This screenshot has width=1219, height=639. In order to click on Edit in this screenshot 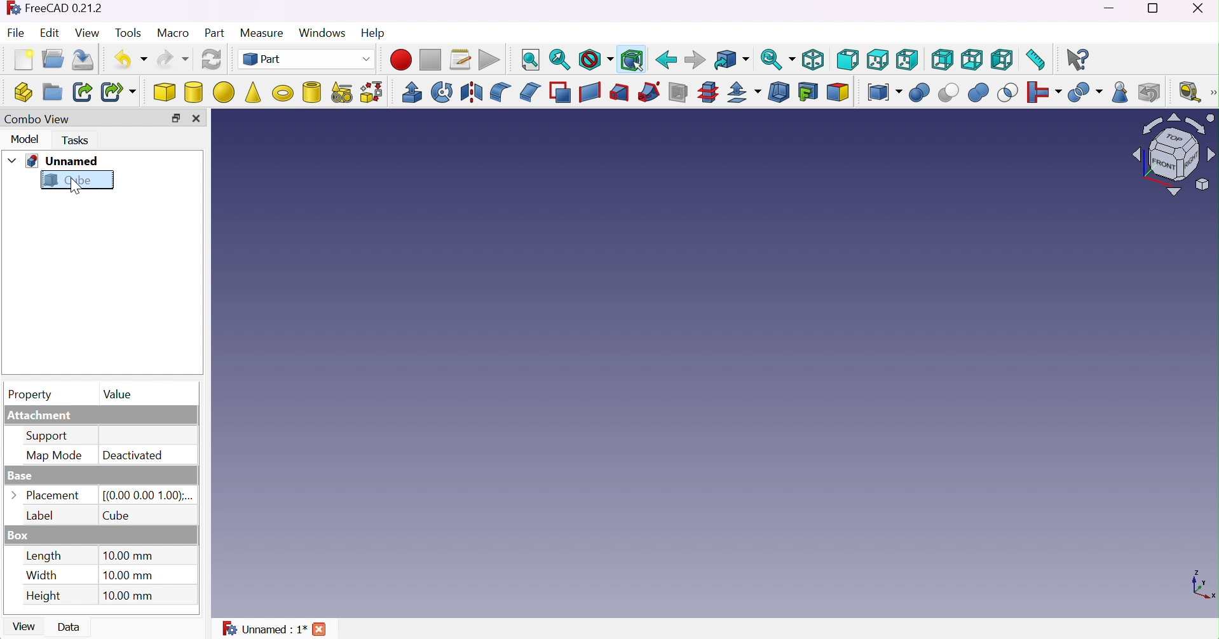, I will do `click(48, 32)`.